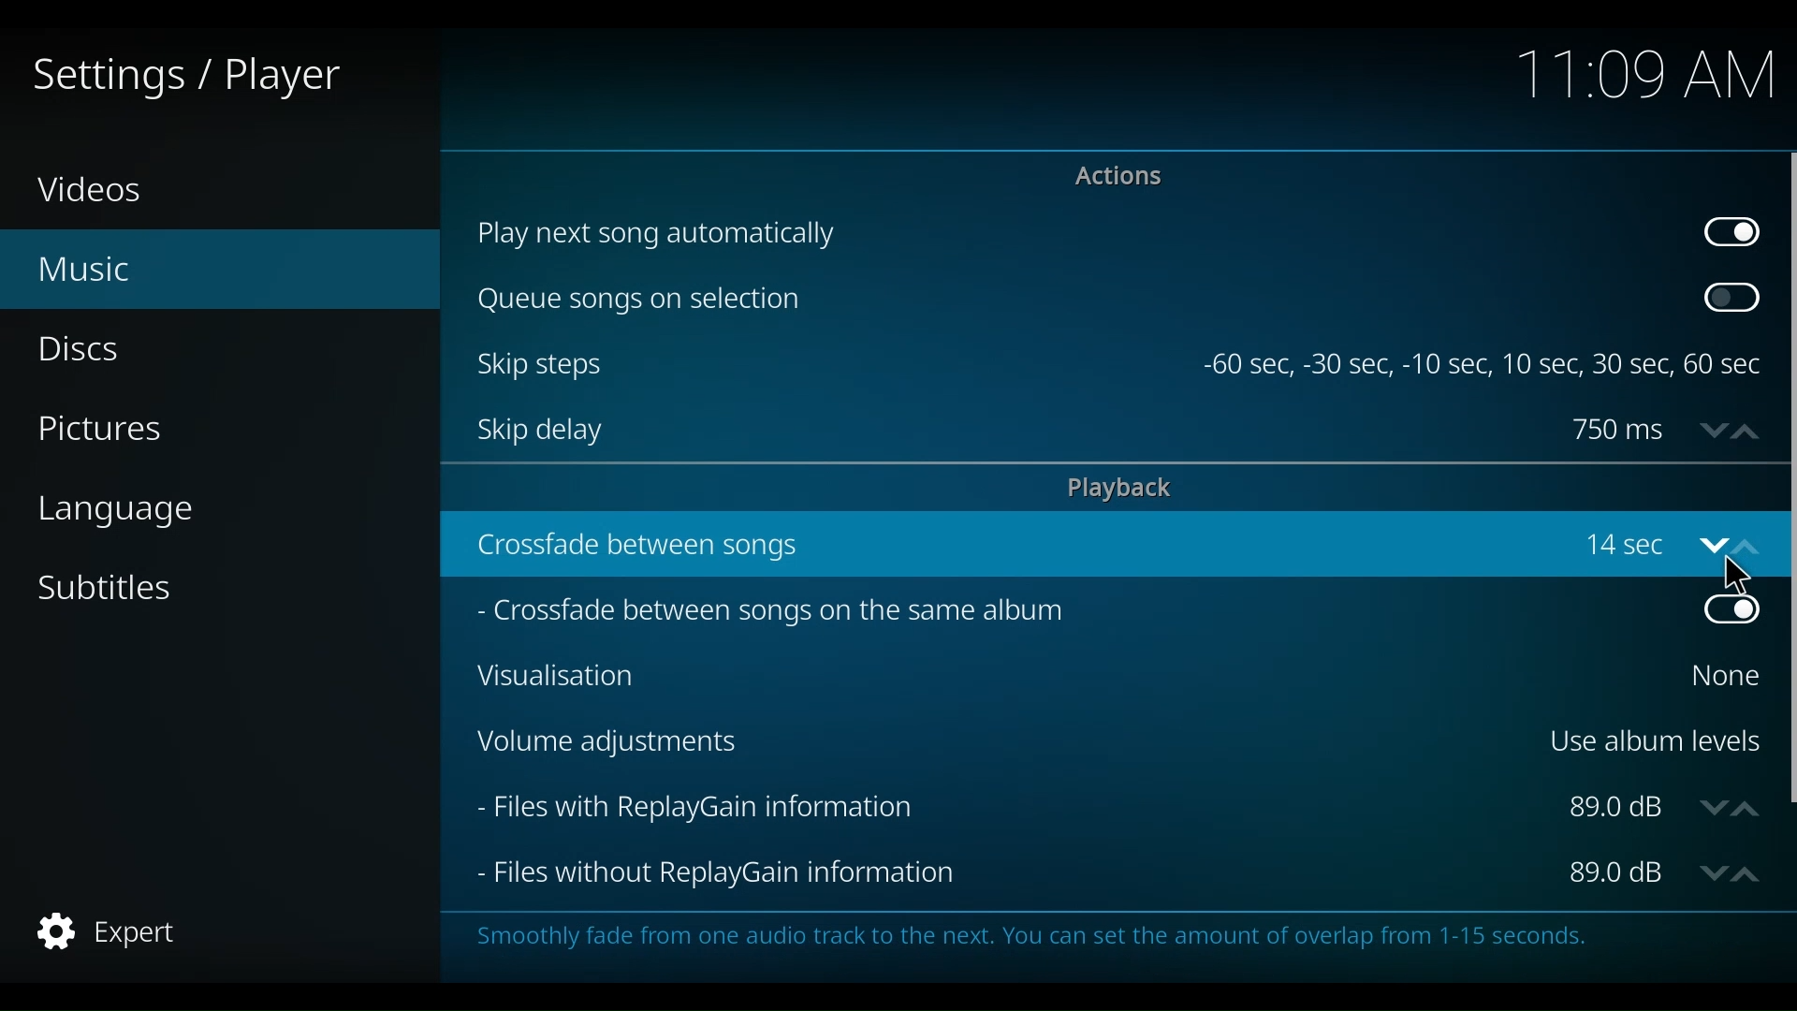 The width and height of the screenshot is (1797, 1011). I want to click on expert, so click(103, 931).